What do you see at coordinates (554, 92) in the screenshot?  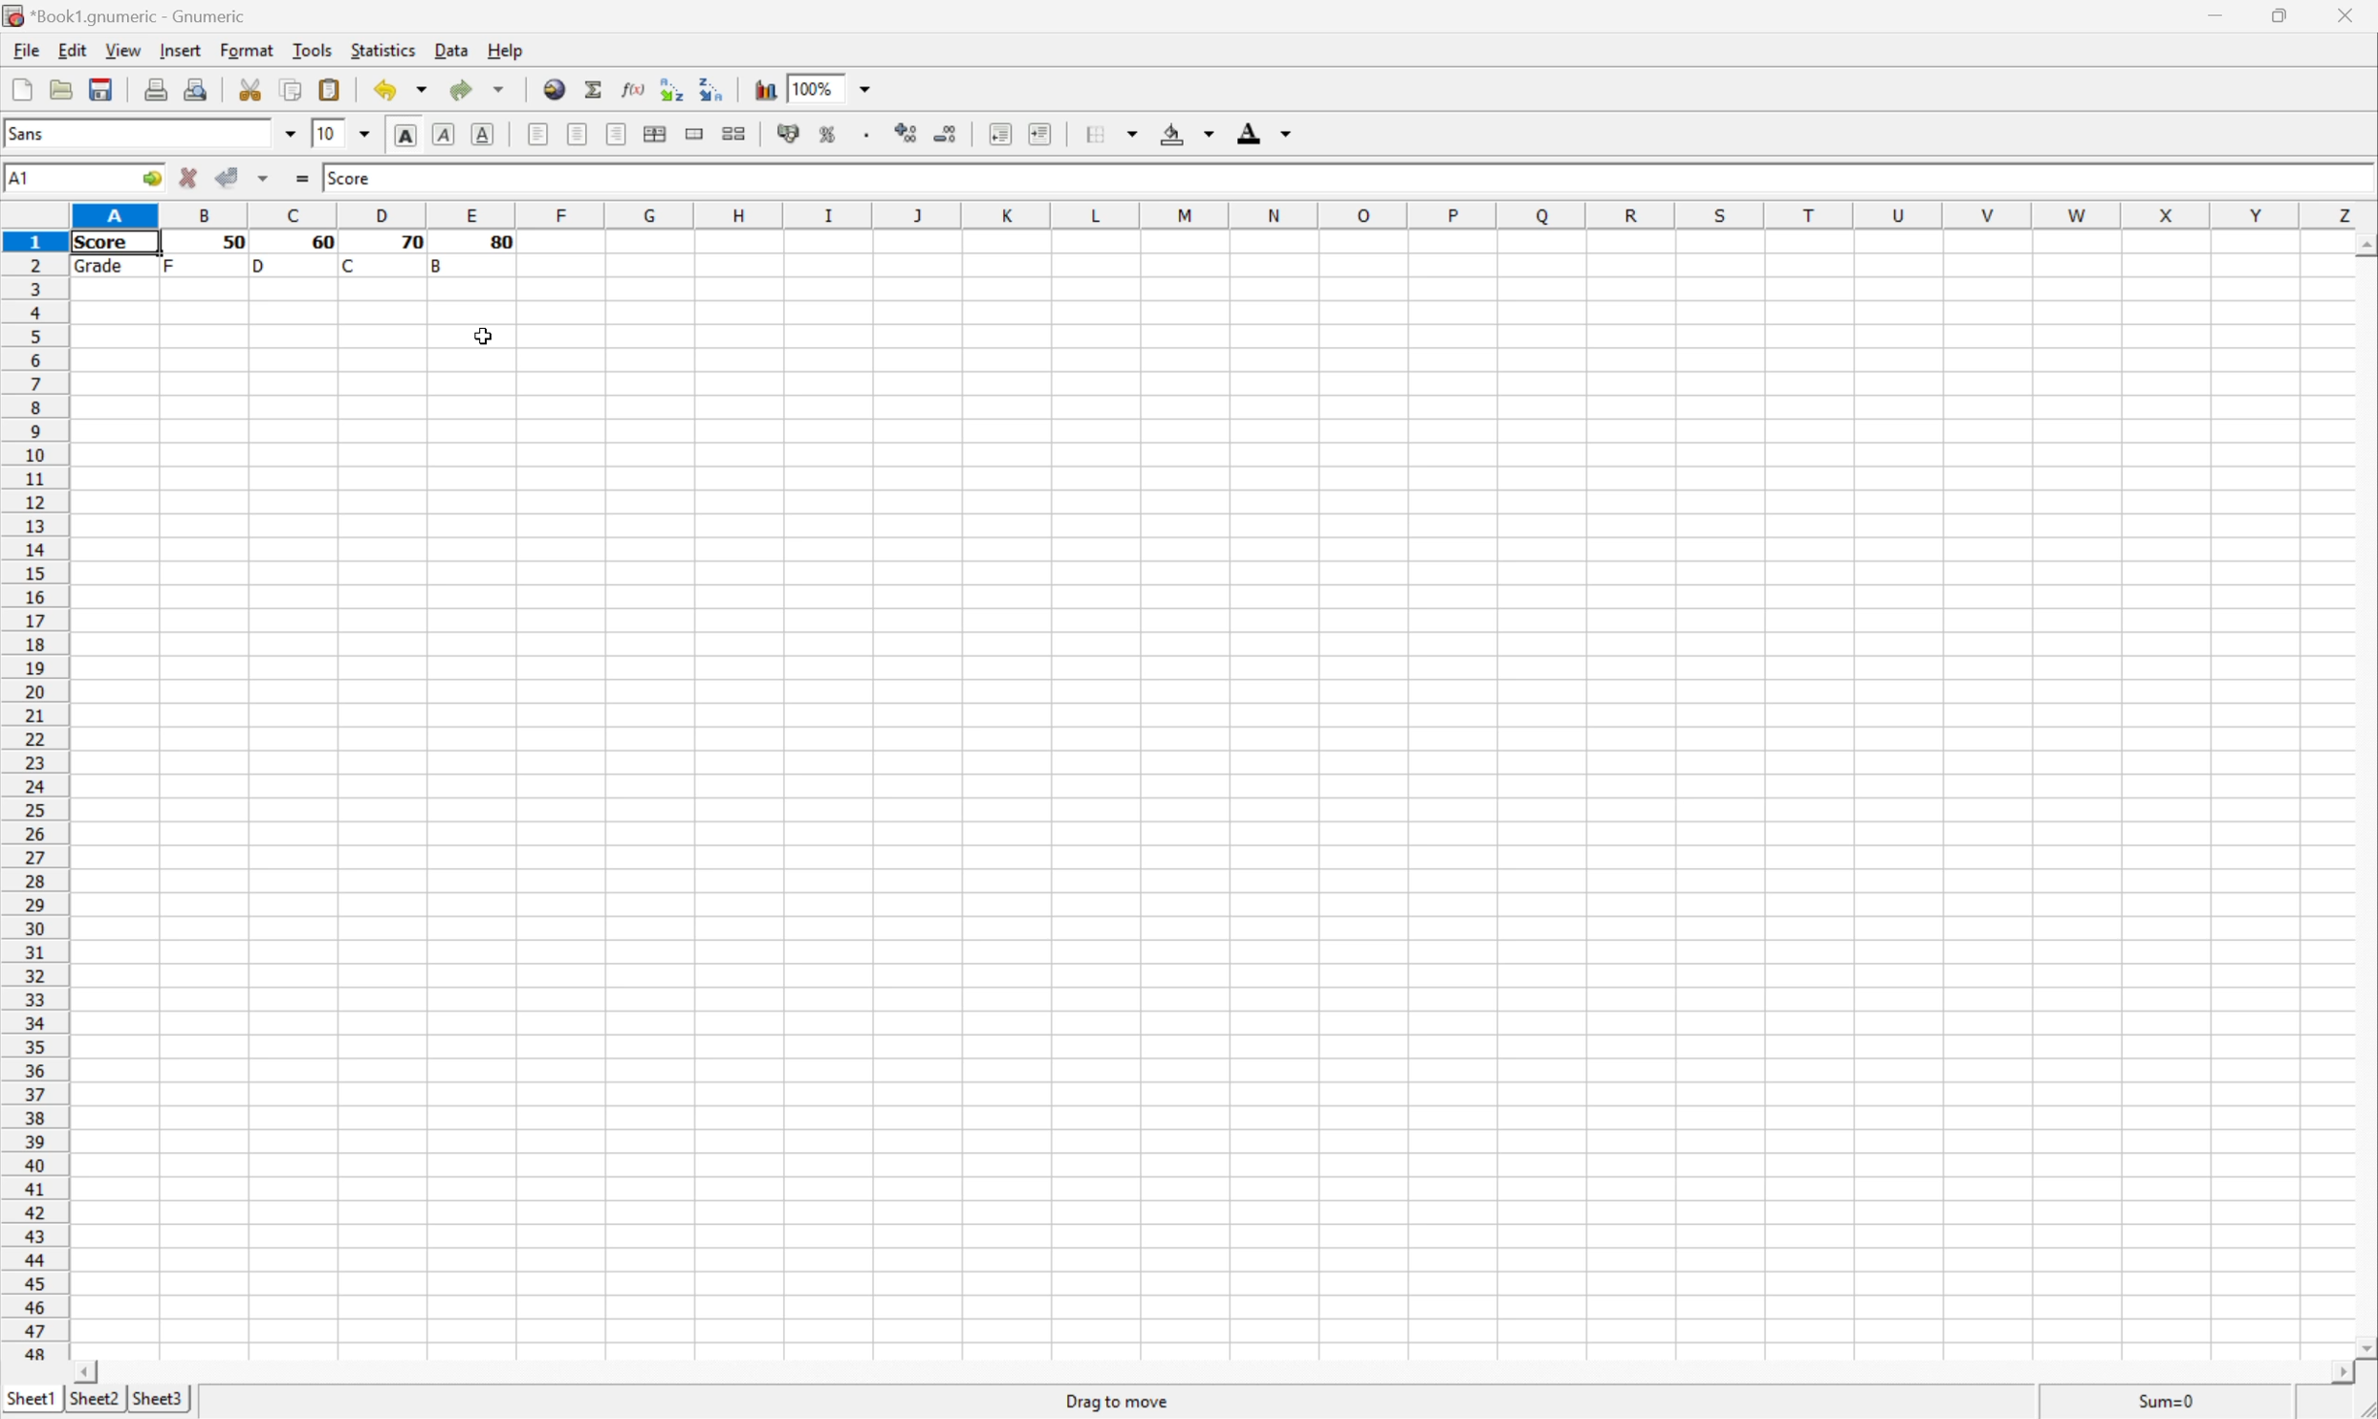 I see `Insert Hyperlink` at bounding box center [554, 92].